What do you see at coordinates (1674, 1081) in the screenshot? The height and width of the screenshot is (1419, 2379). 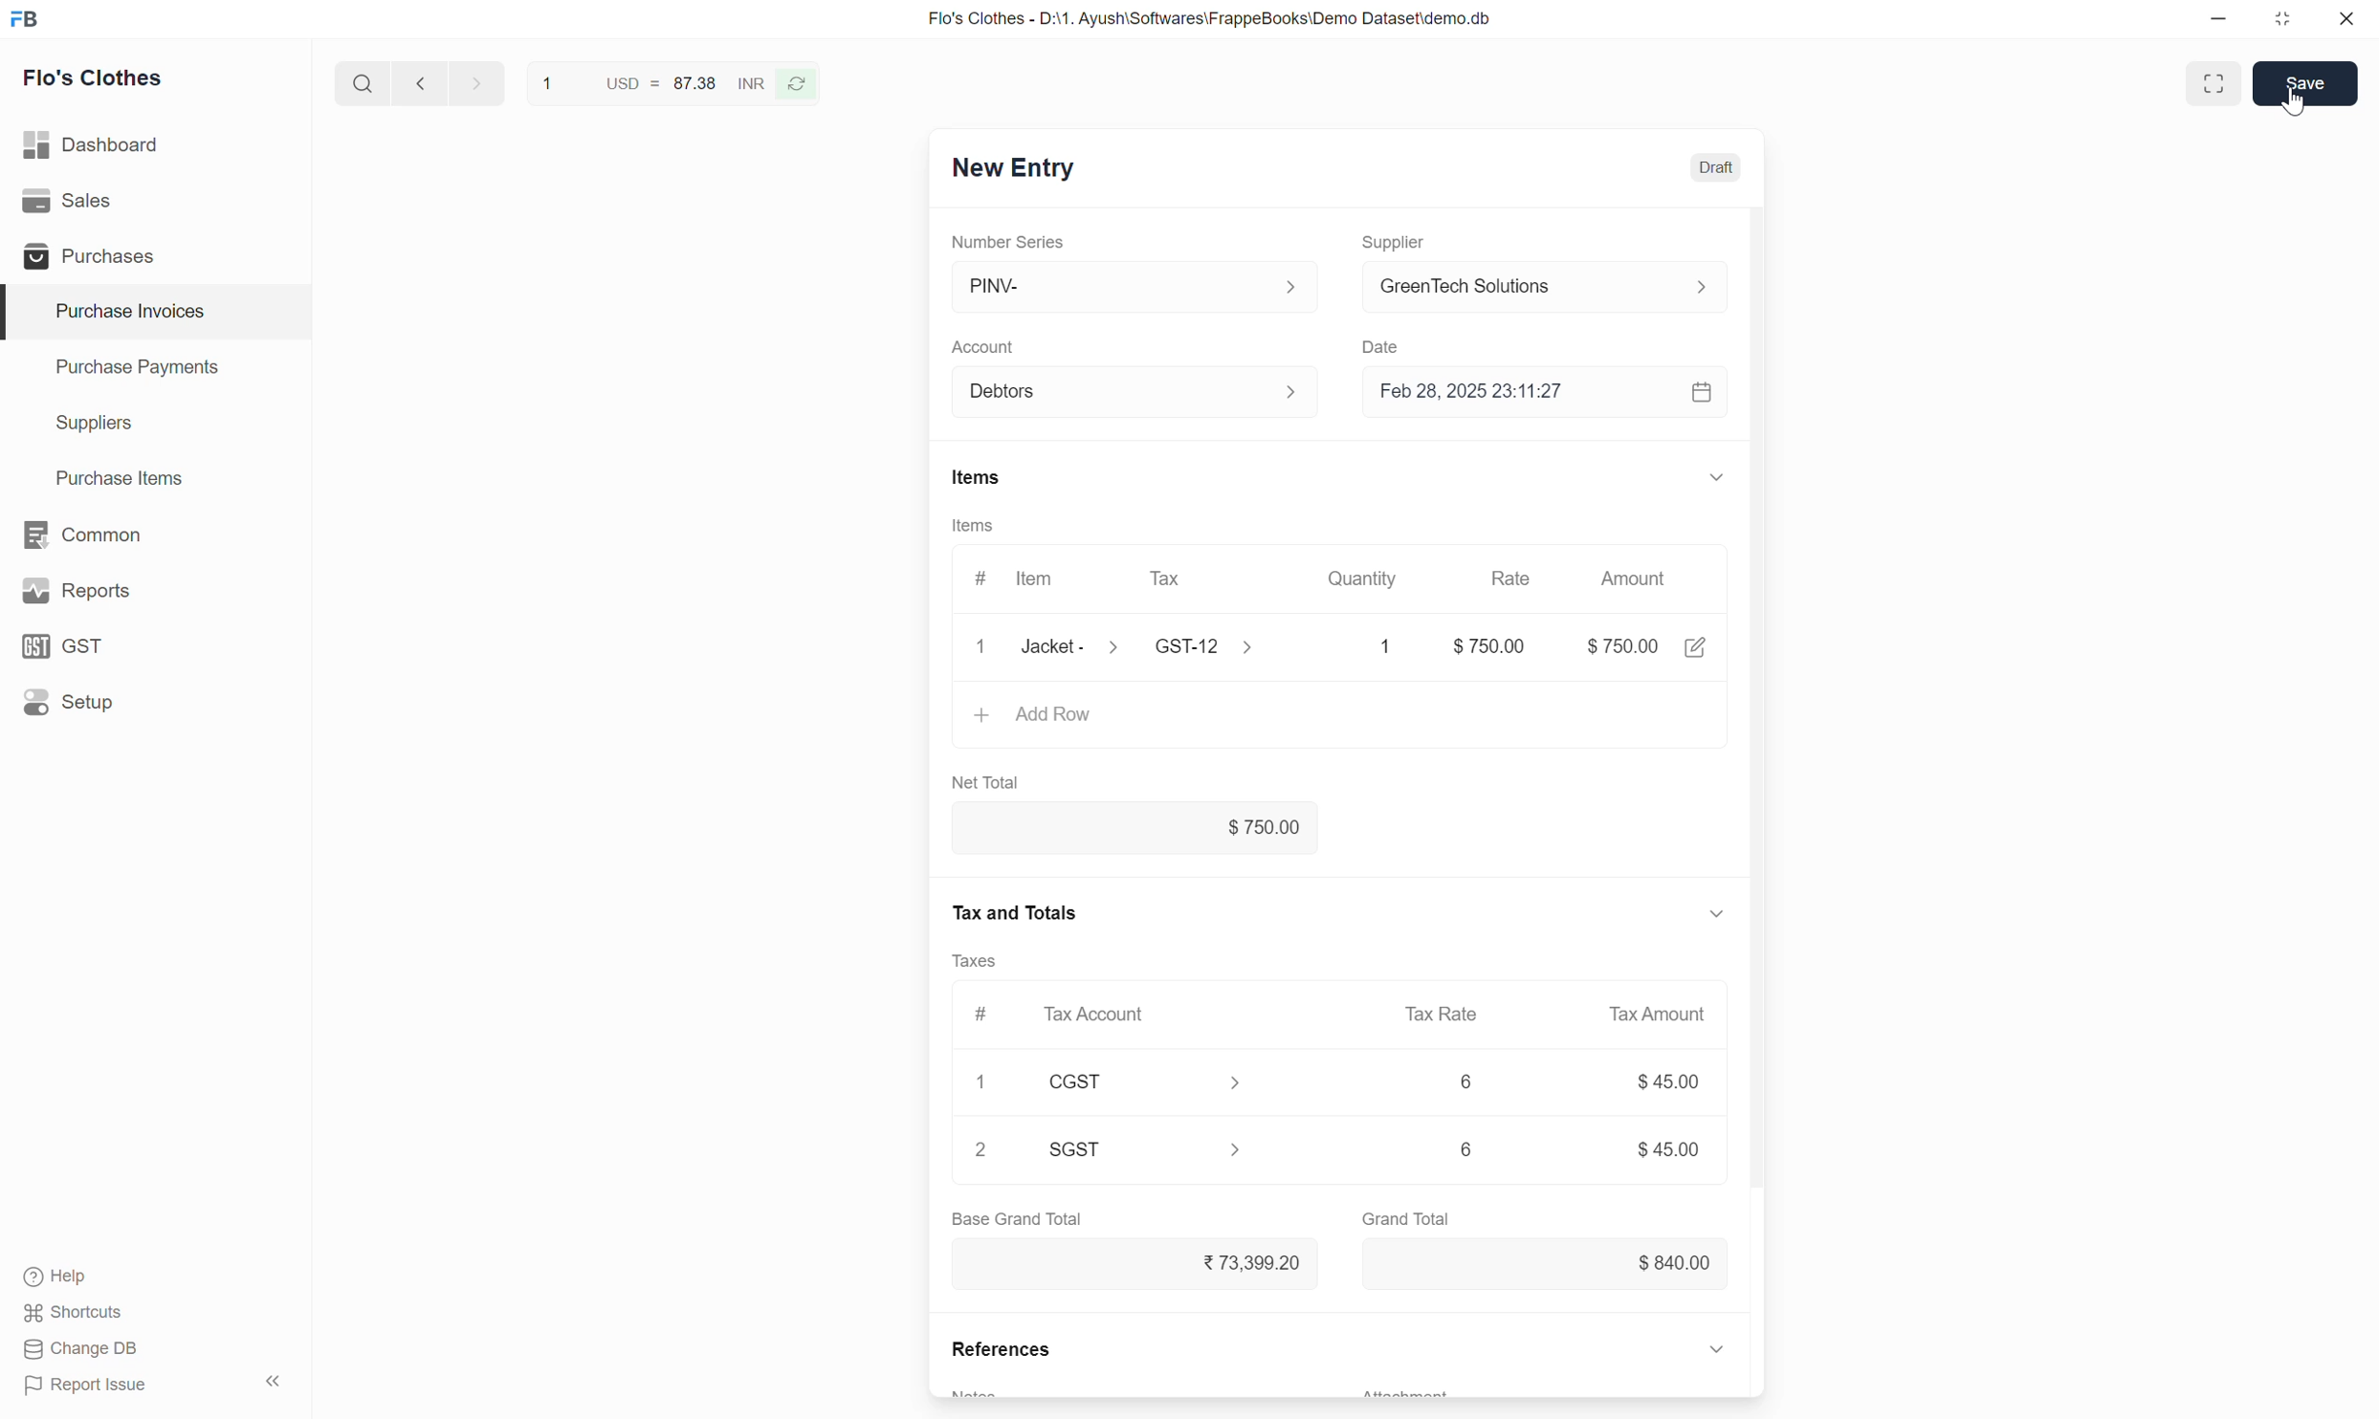 I see `$45.00` at bounding box center [1674, 1081].